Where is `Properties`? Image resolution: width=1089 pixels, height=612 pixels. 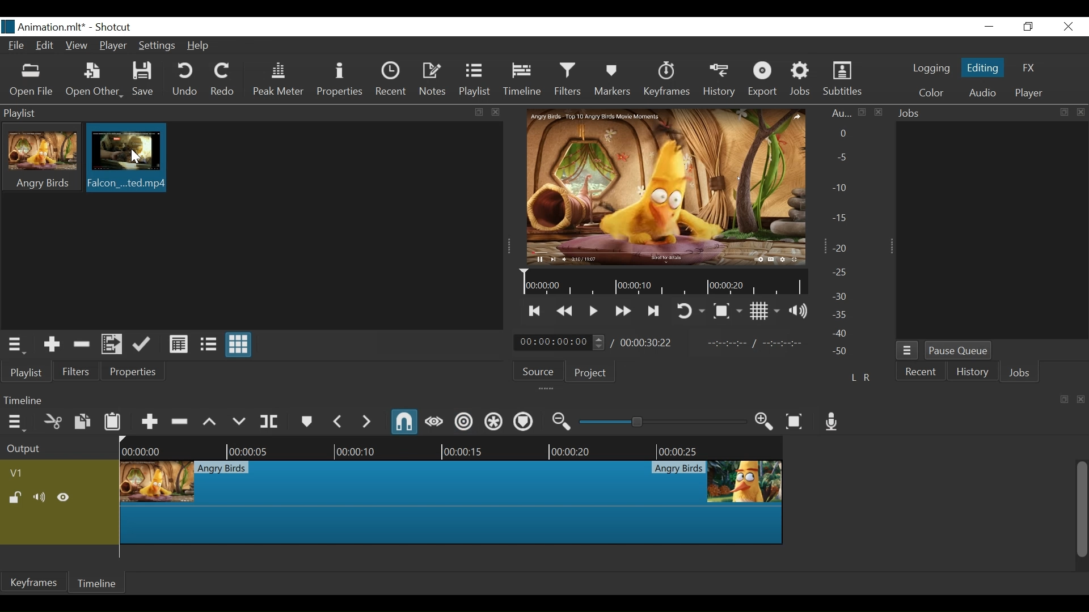 Properties is located at coordinates (134, 371).